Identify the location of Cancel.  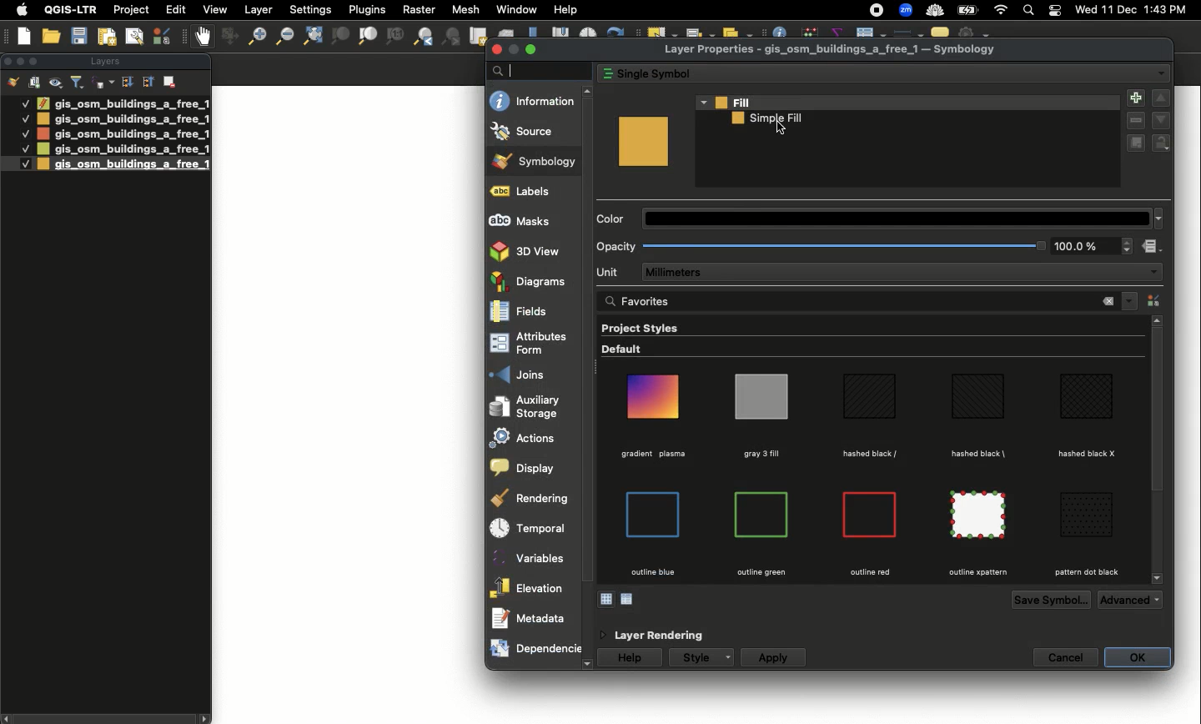
(1067, 657).